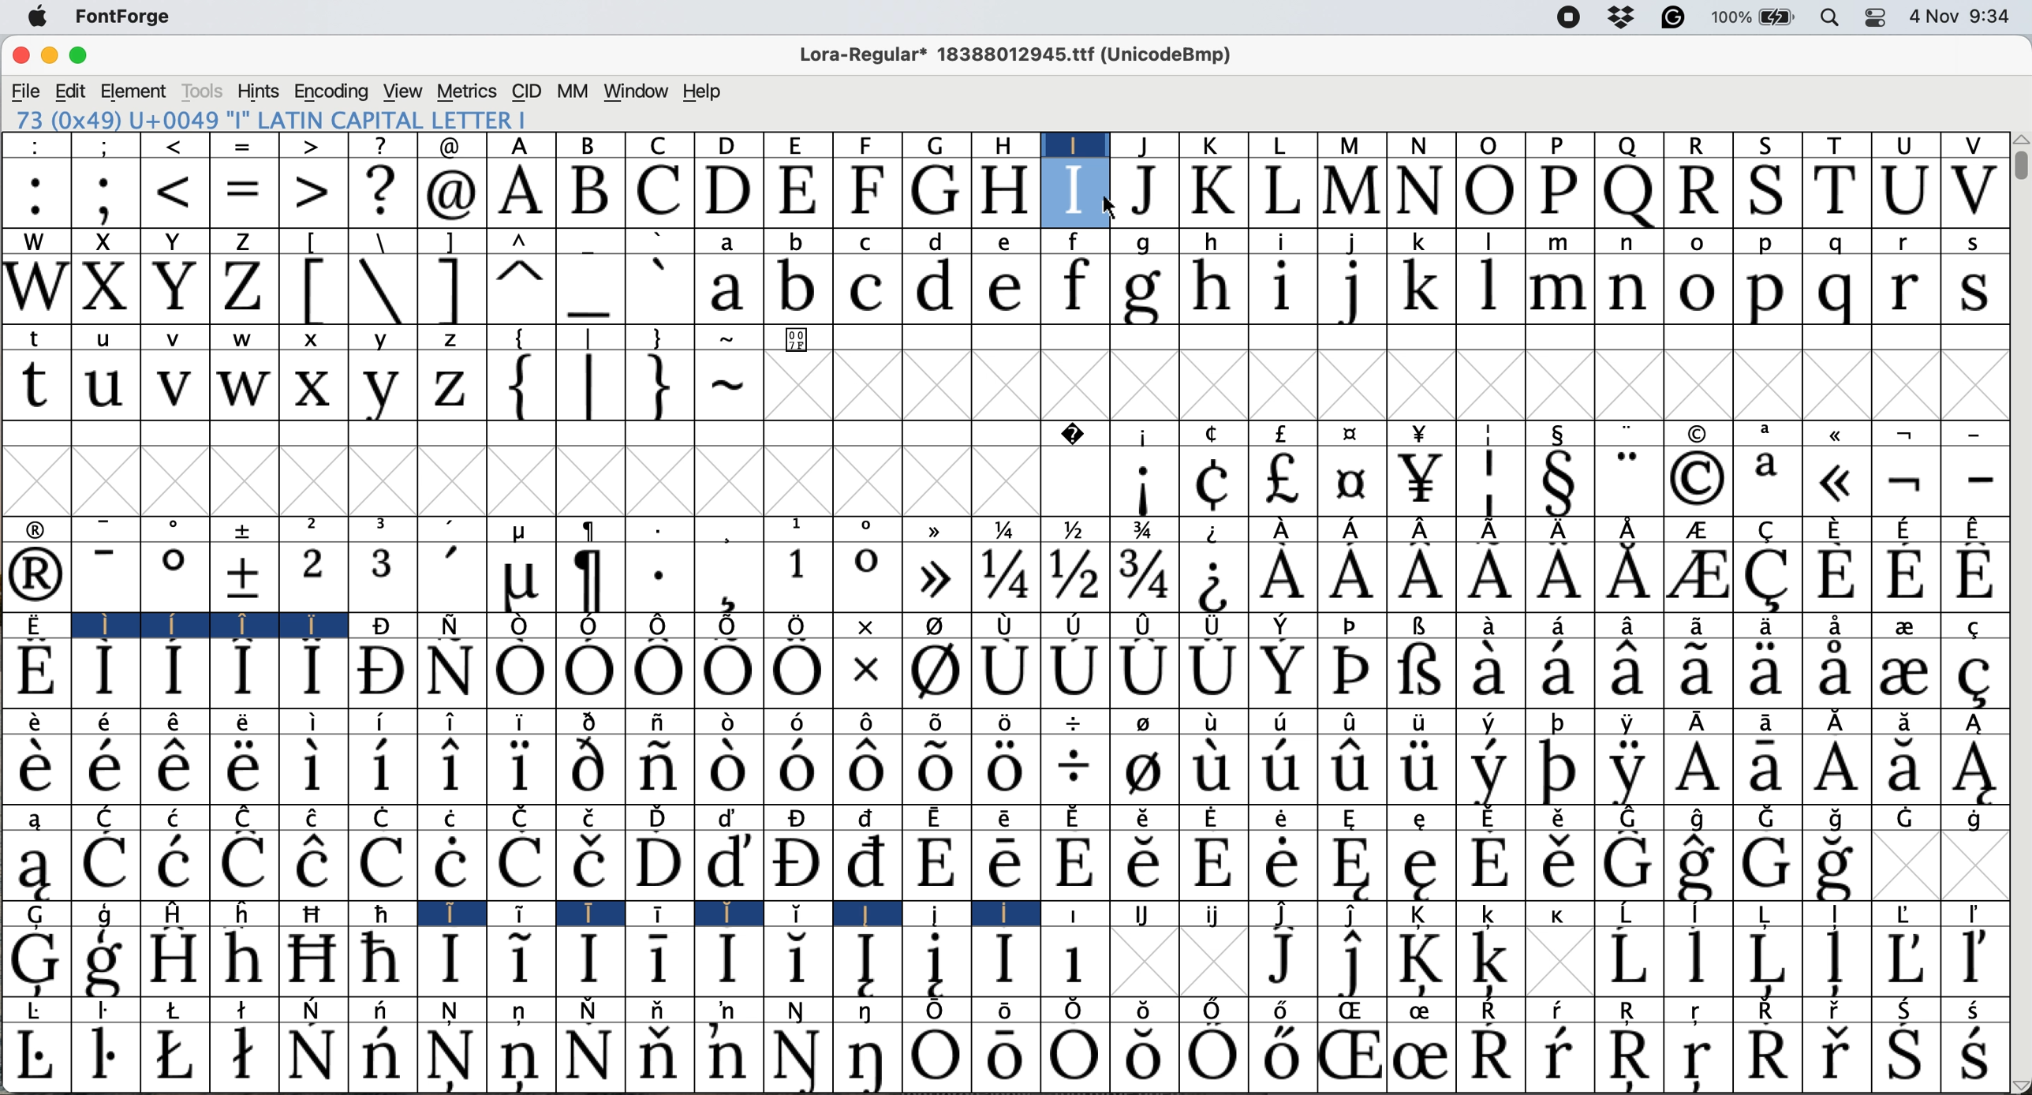 Image resolution: width=2032 pixels, height=1095 pixels. What do you see at coordinates (1707, 723) in the screenshot?
I see `Symbol` at bounding box center [1707, 723].